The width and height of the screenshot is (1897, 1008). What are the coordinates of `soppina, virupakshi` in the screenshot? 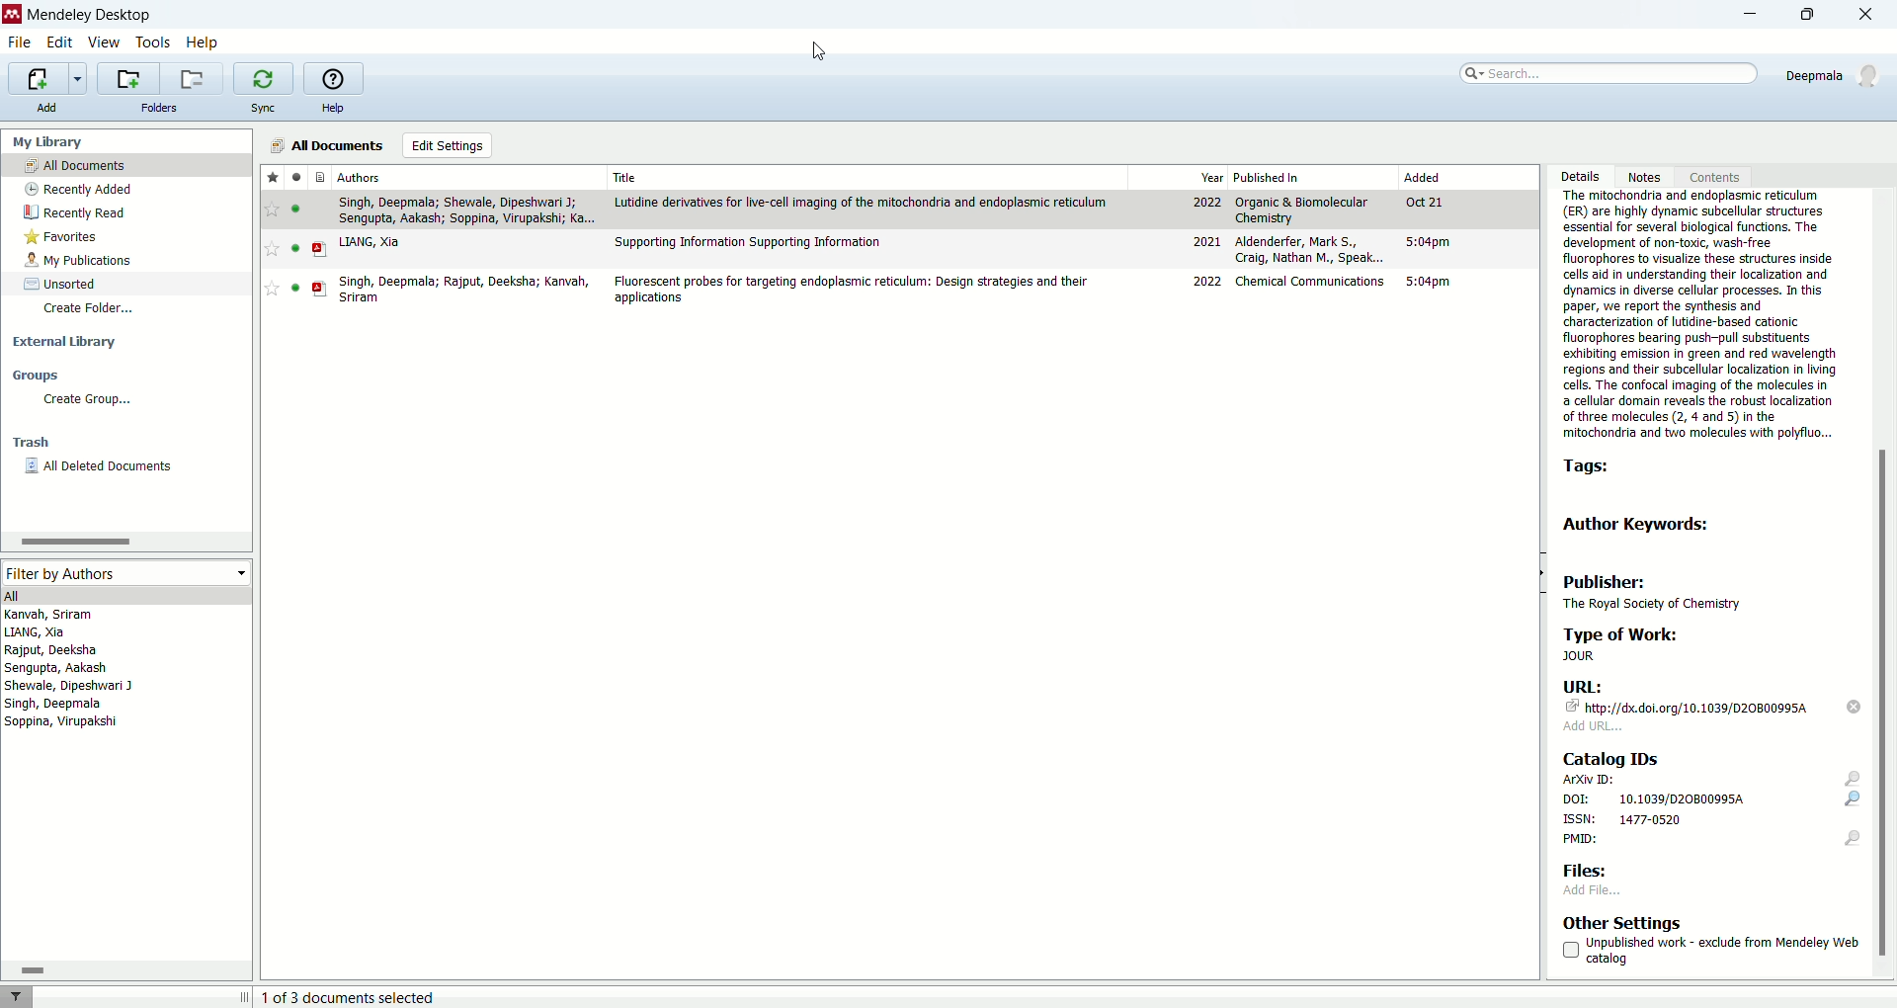 It's located at (62, 720).